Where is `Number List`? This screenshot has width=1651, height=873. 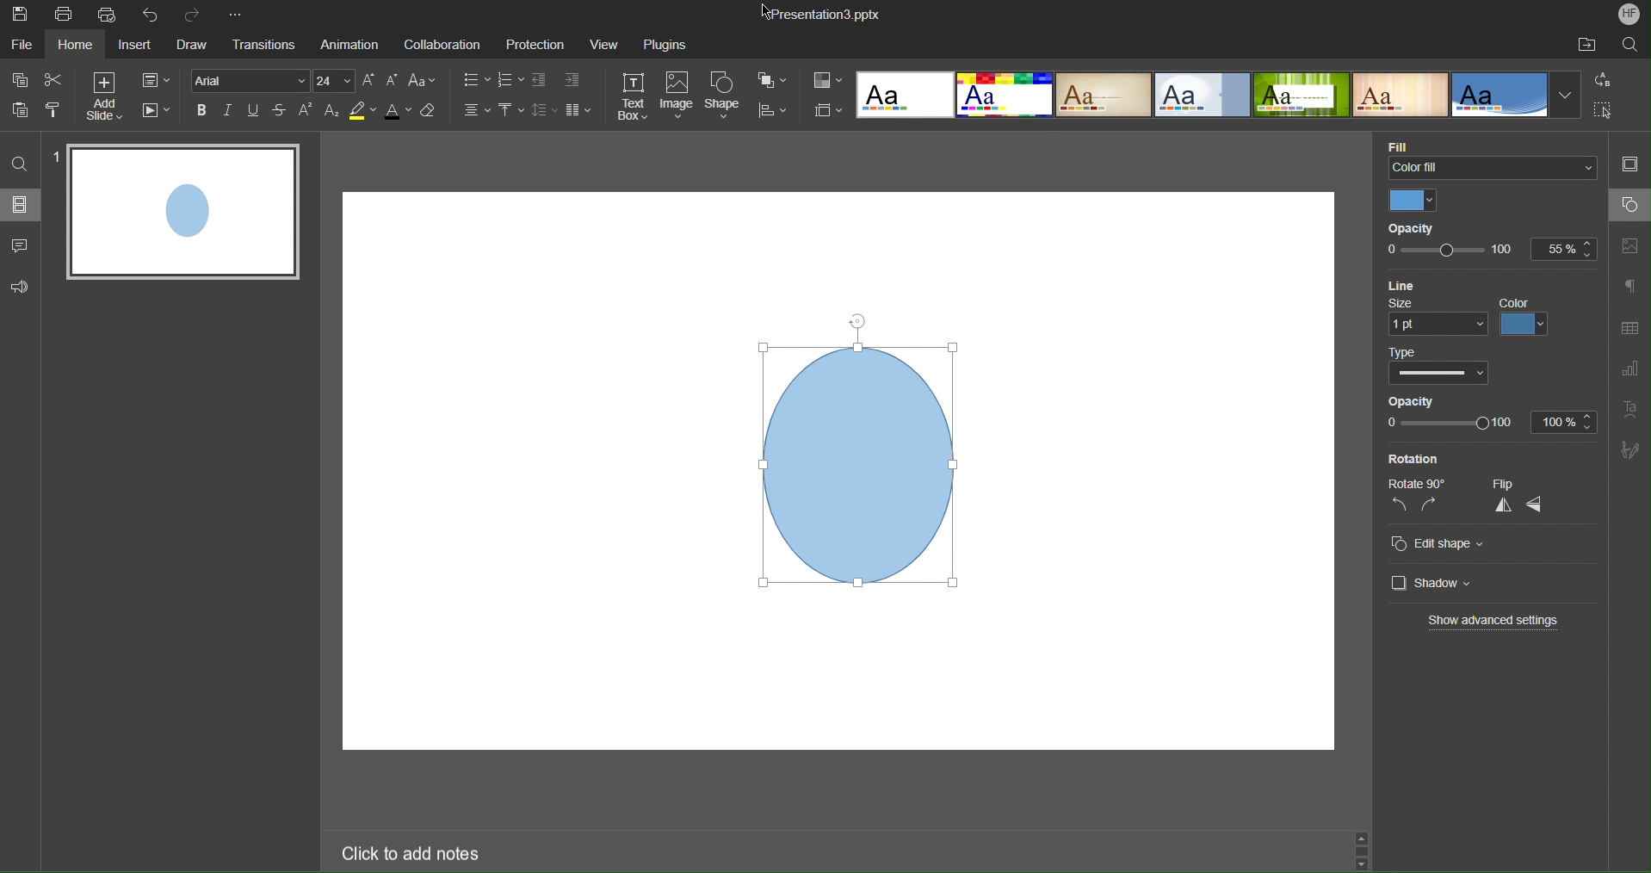
Number List is located at coordinates (511, 82).